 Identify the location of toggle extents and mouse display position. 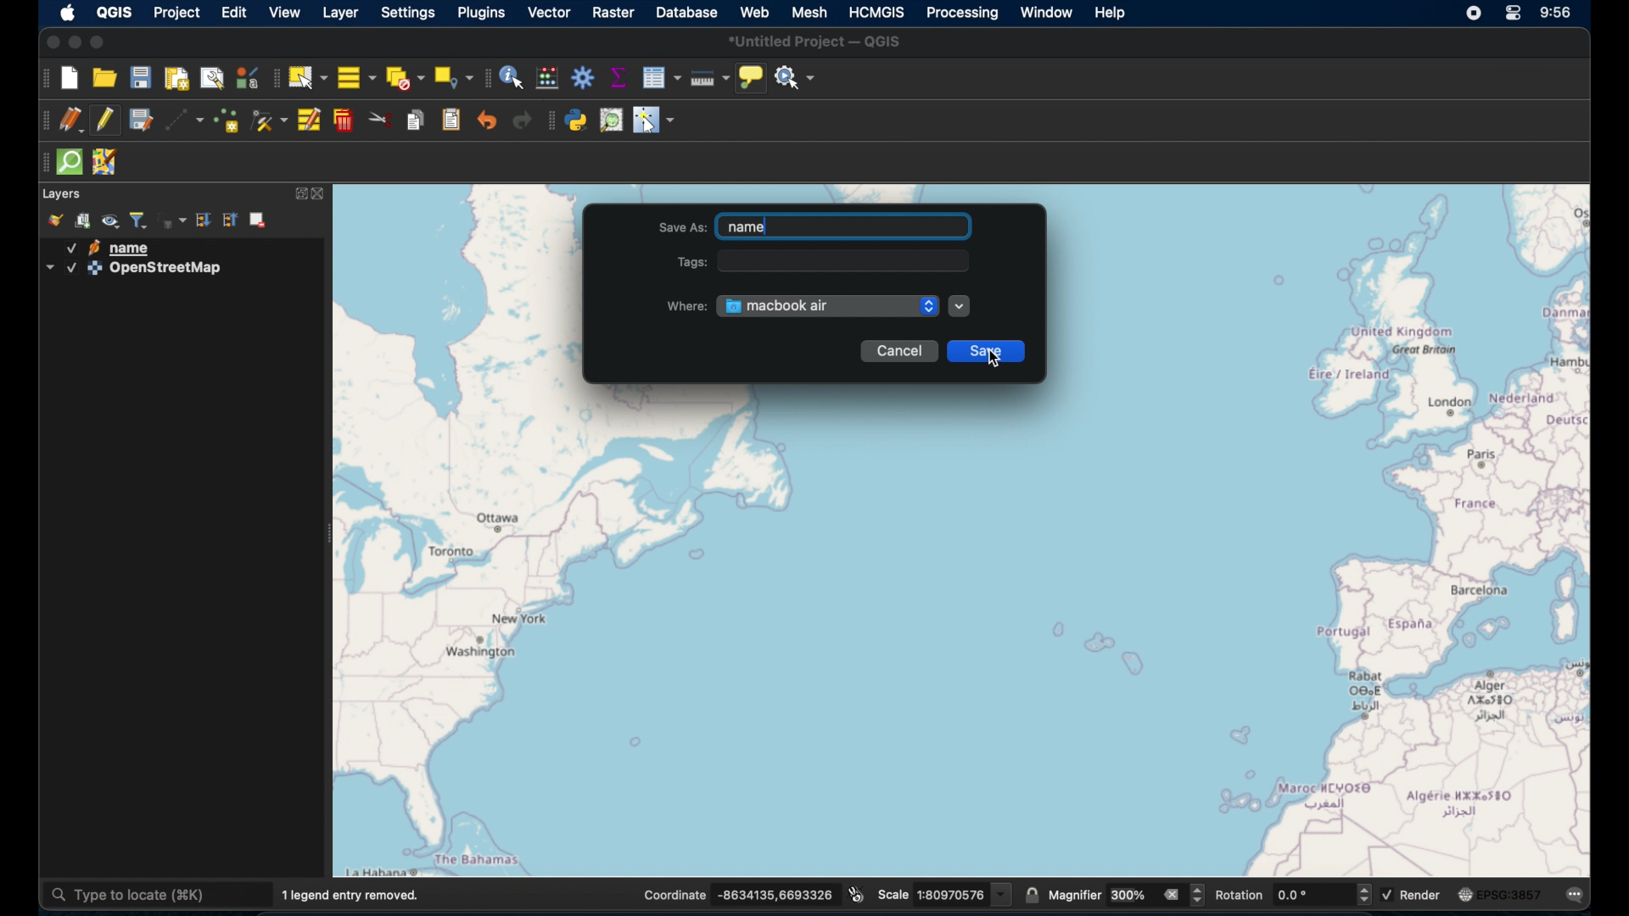
(859, 893).